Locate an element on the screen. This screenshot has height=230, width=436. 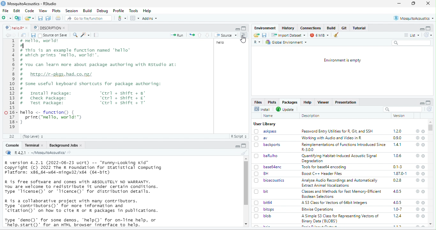
Terminal is located at coordinates (34, 145).